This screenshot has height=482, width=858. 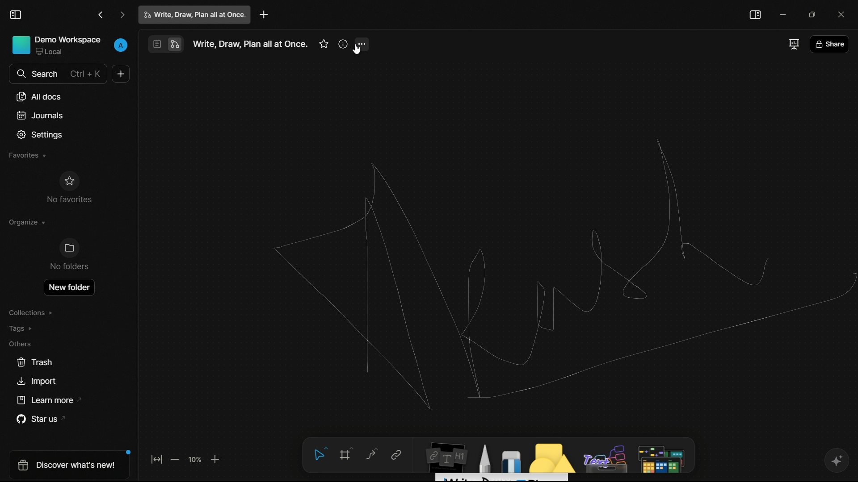 What do you see at coordinates (606, 456) in the screenshot?
I see `others` at bounding box center [606, 456].